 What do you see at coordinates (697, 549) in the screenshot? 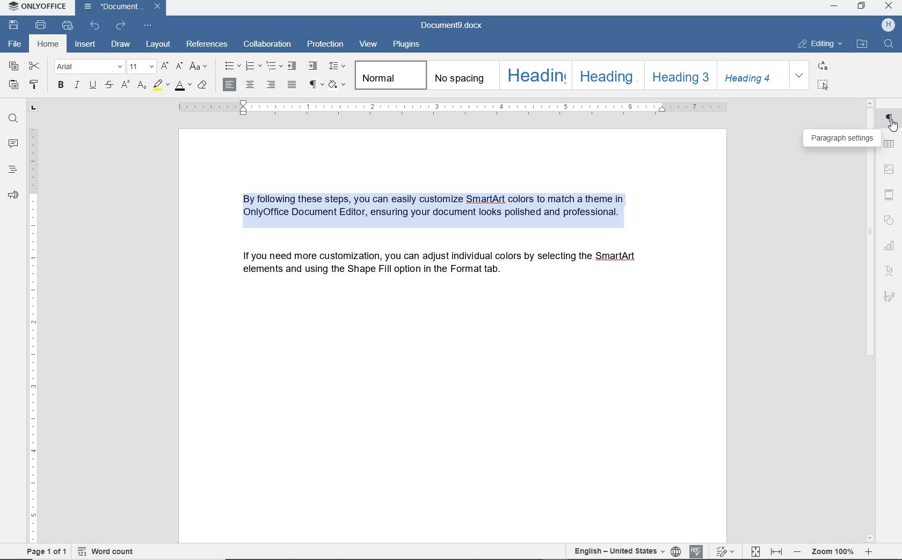
I see `spell checking` at bounding box center [697, 549].